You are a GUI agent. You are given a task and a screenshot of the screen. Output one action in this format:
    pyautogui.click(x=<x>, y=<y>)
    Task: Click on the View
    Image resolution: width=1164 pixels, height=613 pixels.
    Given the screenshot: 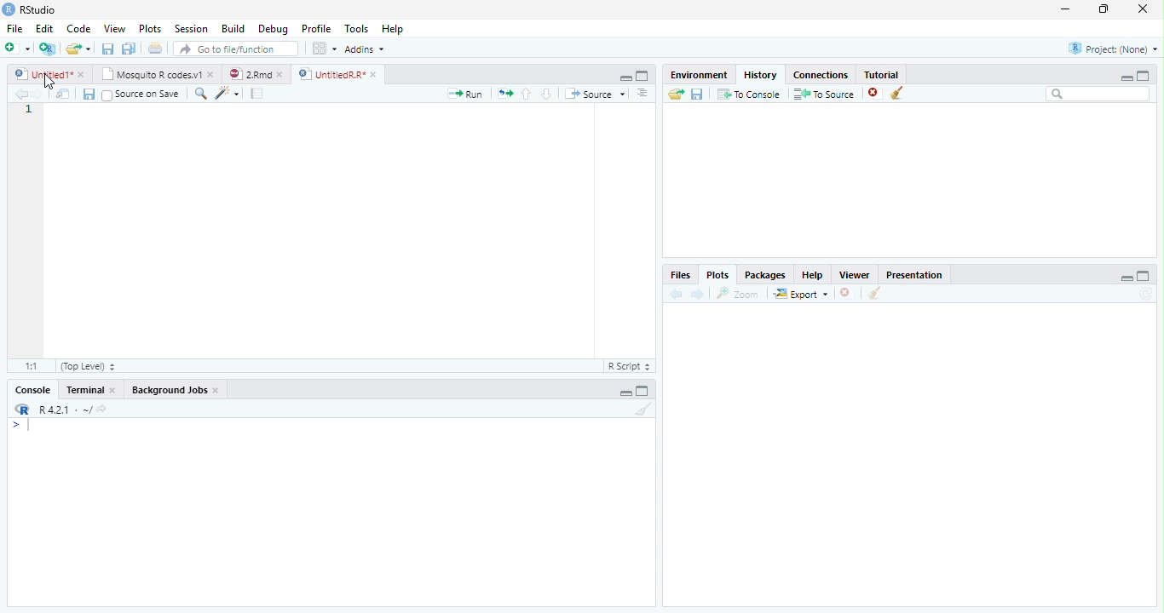 What is the action you would take?
    pyautogui.click(x=114, y=28)
    